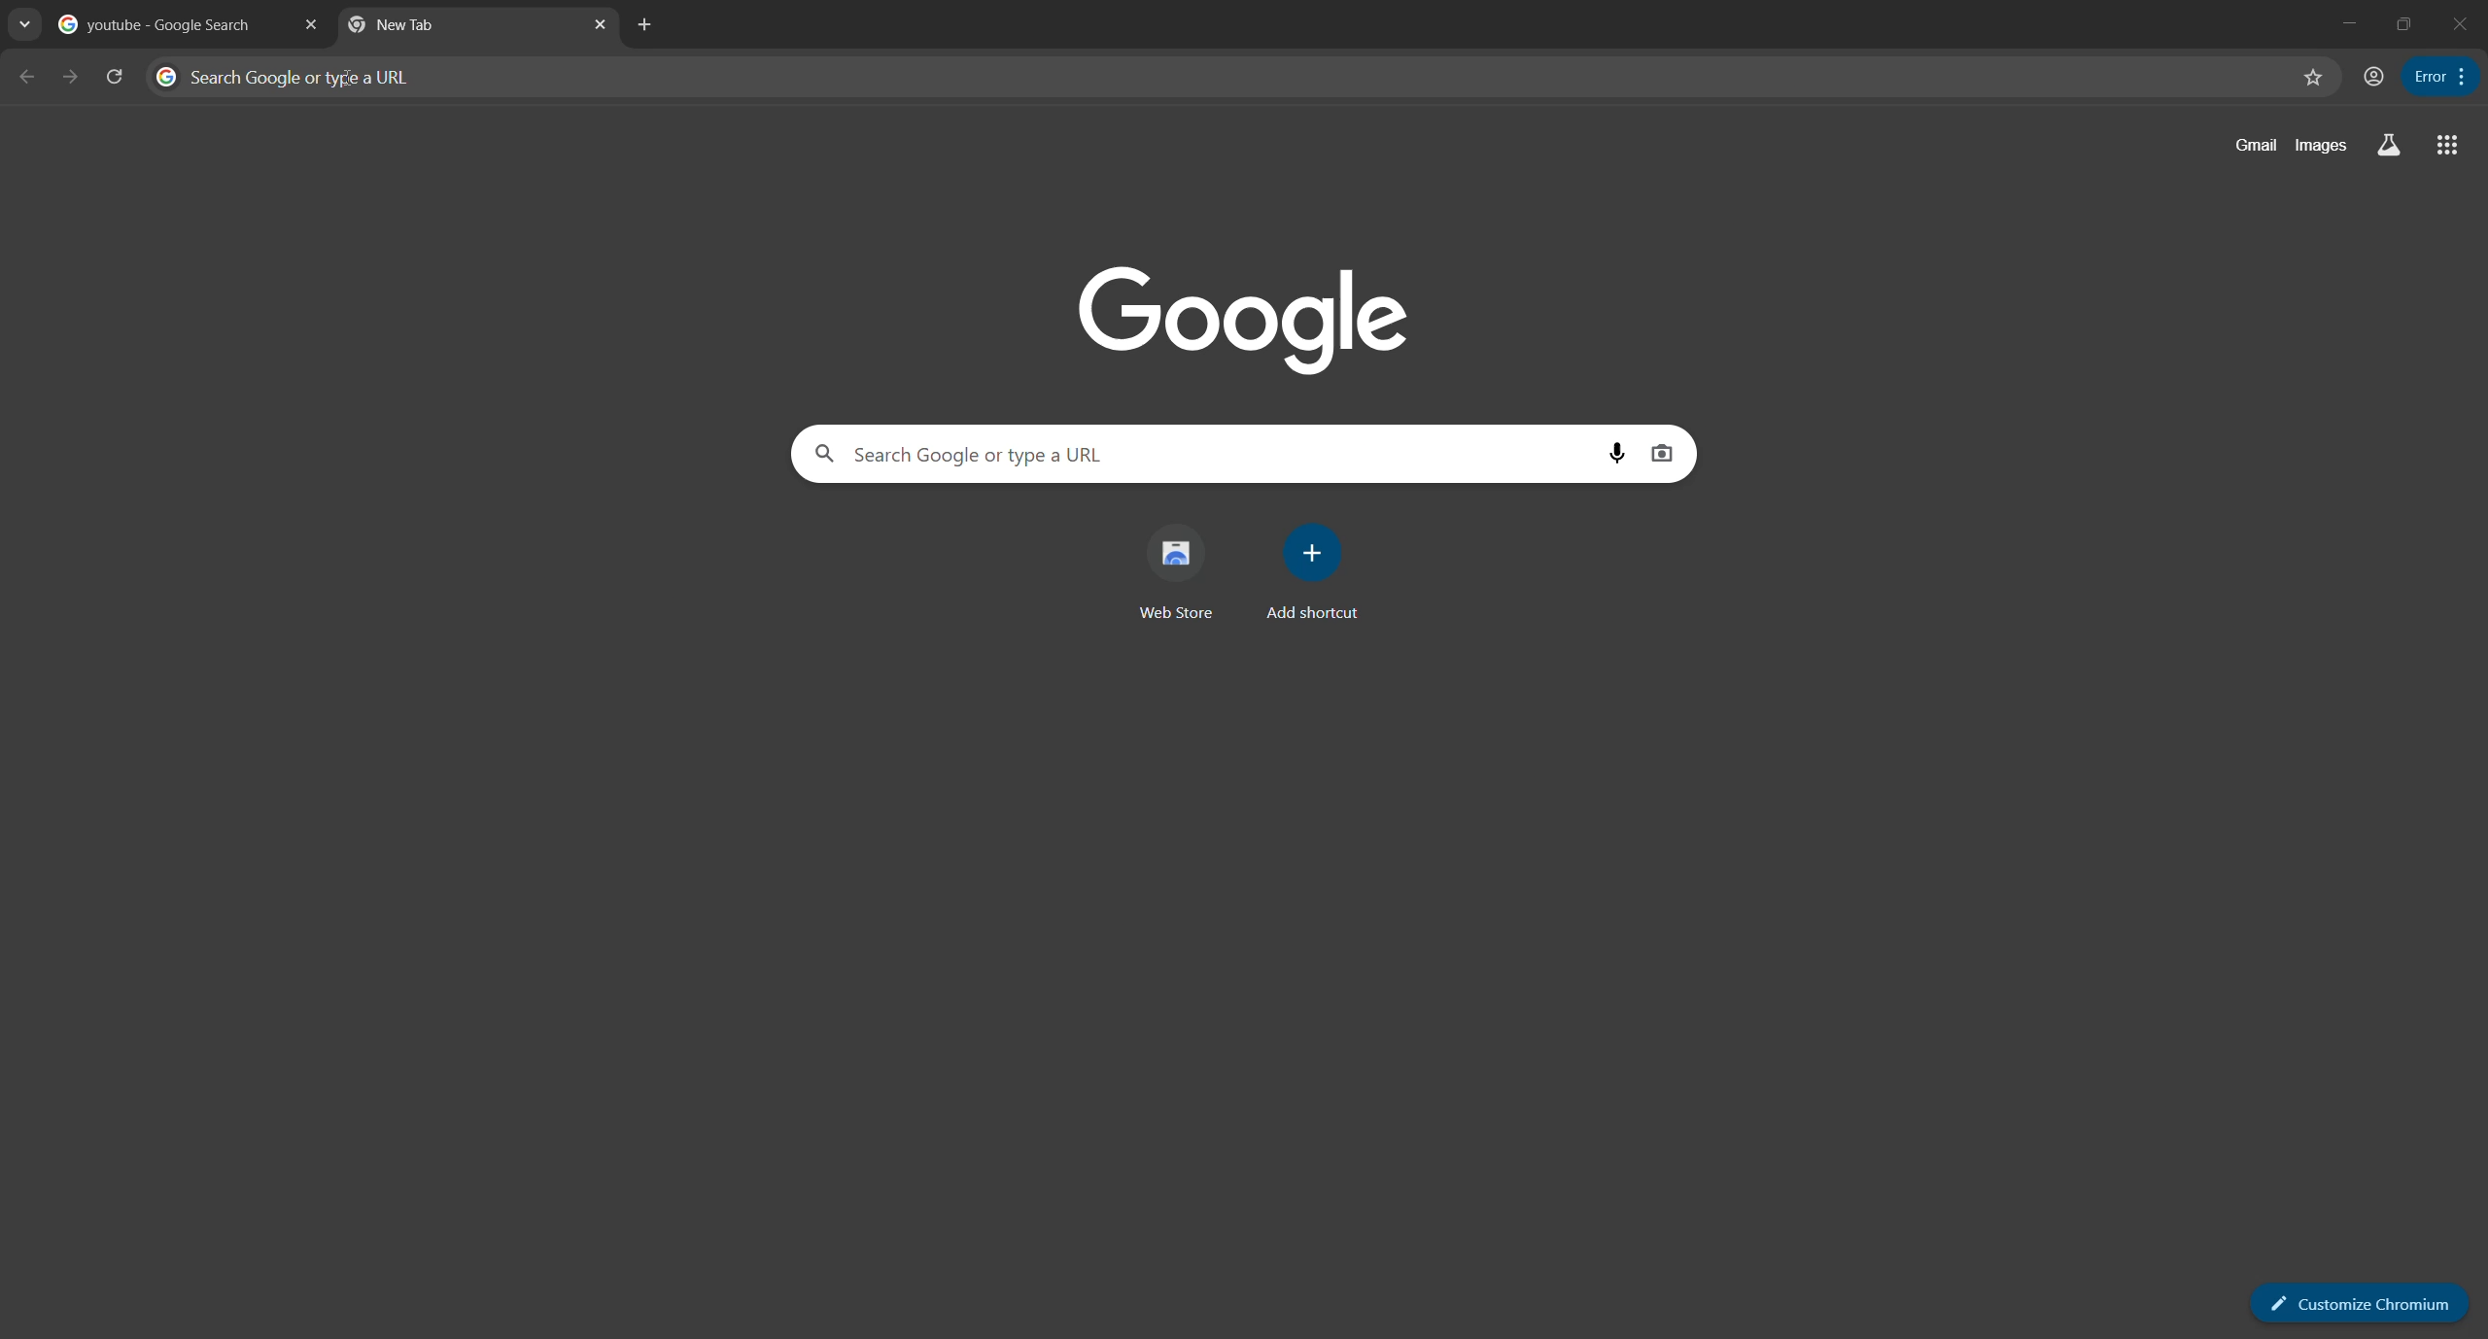 This screenshot has width=2488, height=1339. What do you see at coordinates (1305, 576) in the screenshot?
I see `add shortcut` at bounding box center [1305, 576].